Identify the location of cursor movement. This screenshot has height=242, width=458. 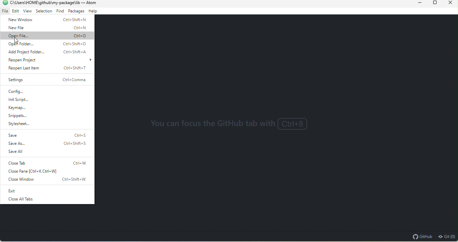
(18, 41).